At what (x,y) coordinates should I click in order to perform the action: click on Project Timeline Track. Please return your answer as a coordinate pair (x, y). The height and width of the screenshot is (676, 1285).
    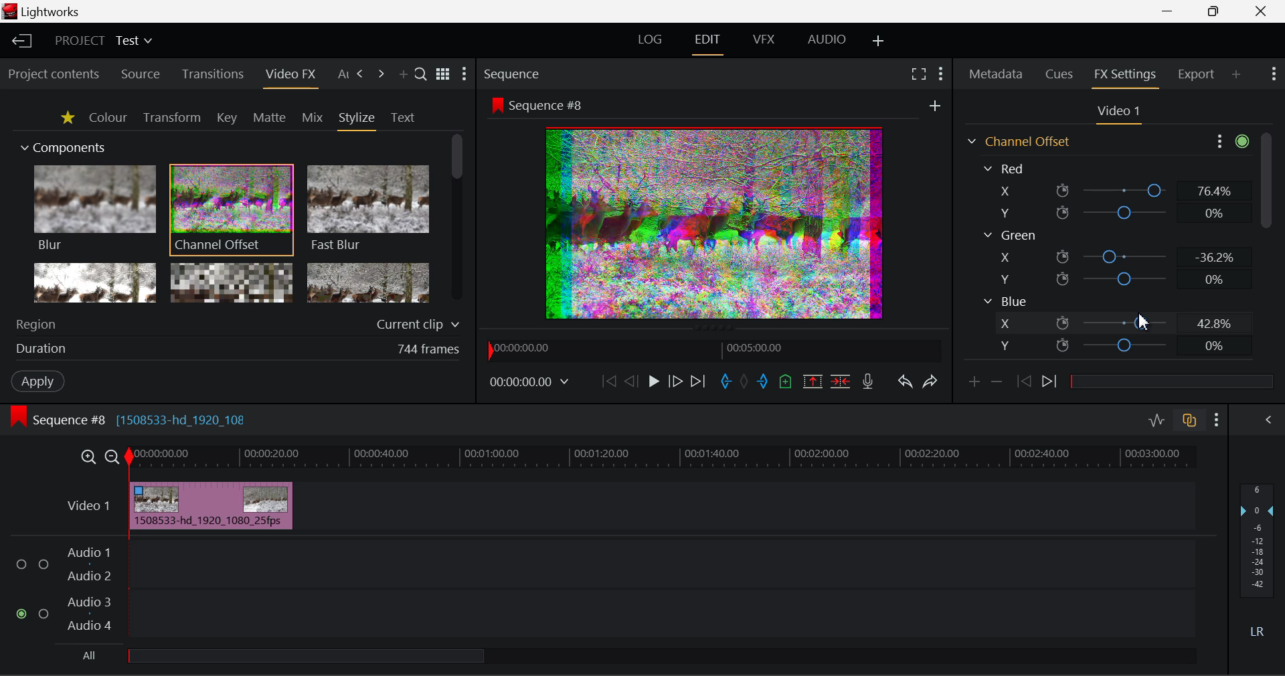
    Looking at the image, I should click on (663, 459).